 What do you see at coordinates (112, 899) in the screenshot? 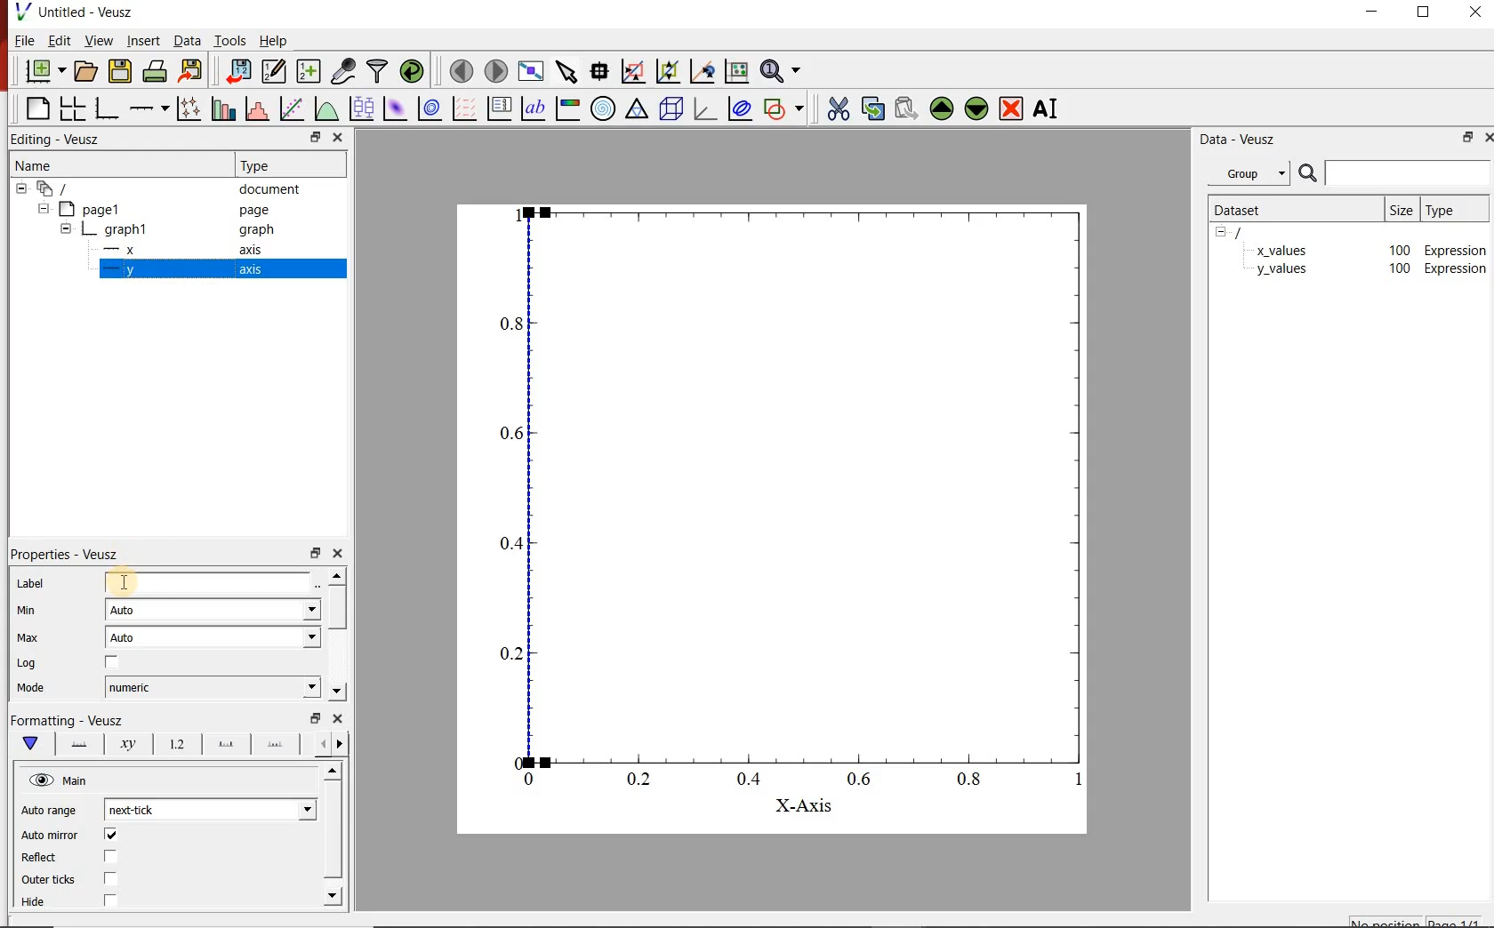
I see `checkbox` at bounding box center [112, 899].